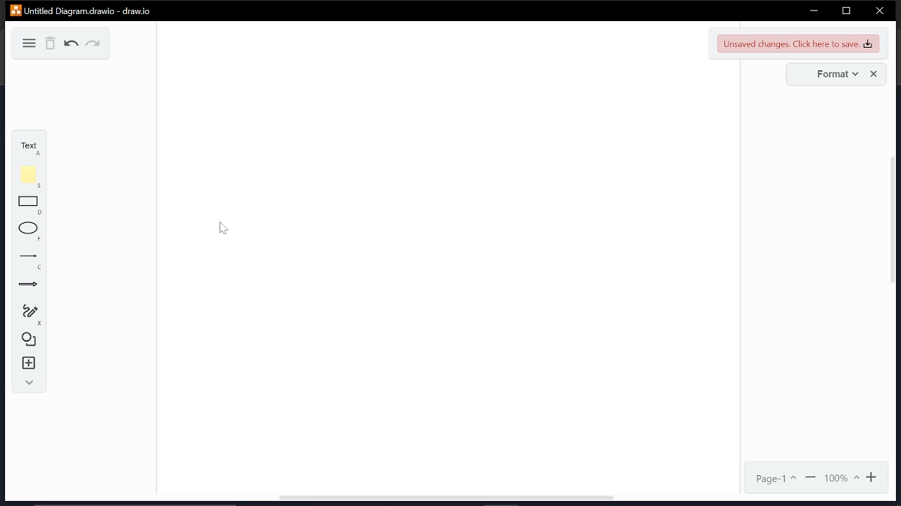 The height and width of the screenshot is (506, 901). Describe the element at coordinates (446, 499) in the screenshot. I see `Horizontal scrollbar` at that location.